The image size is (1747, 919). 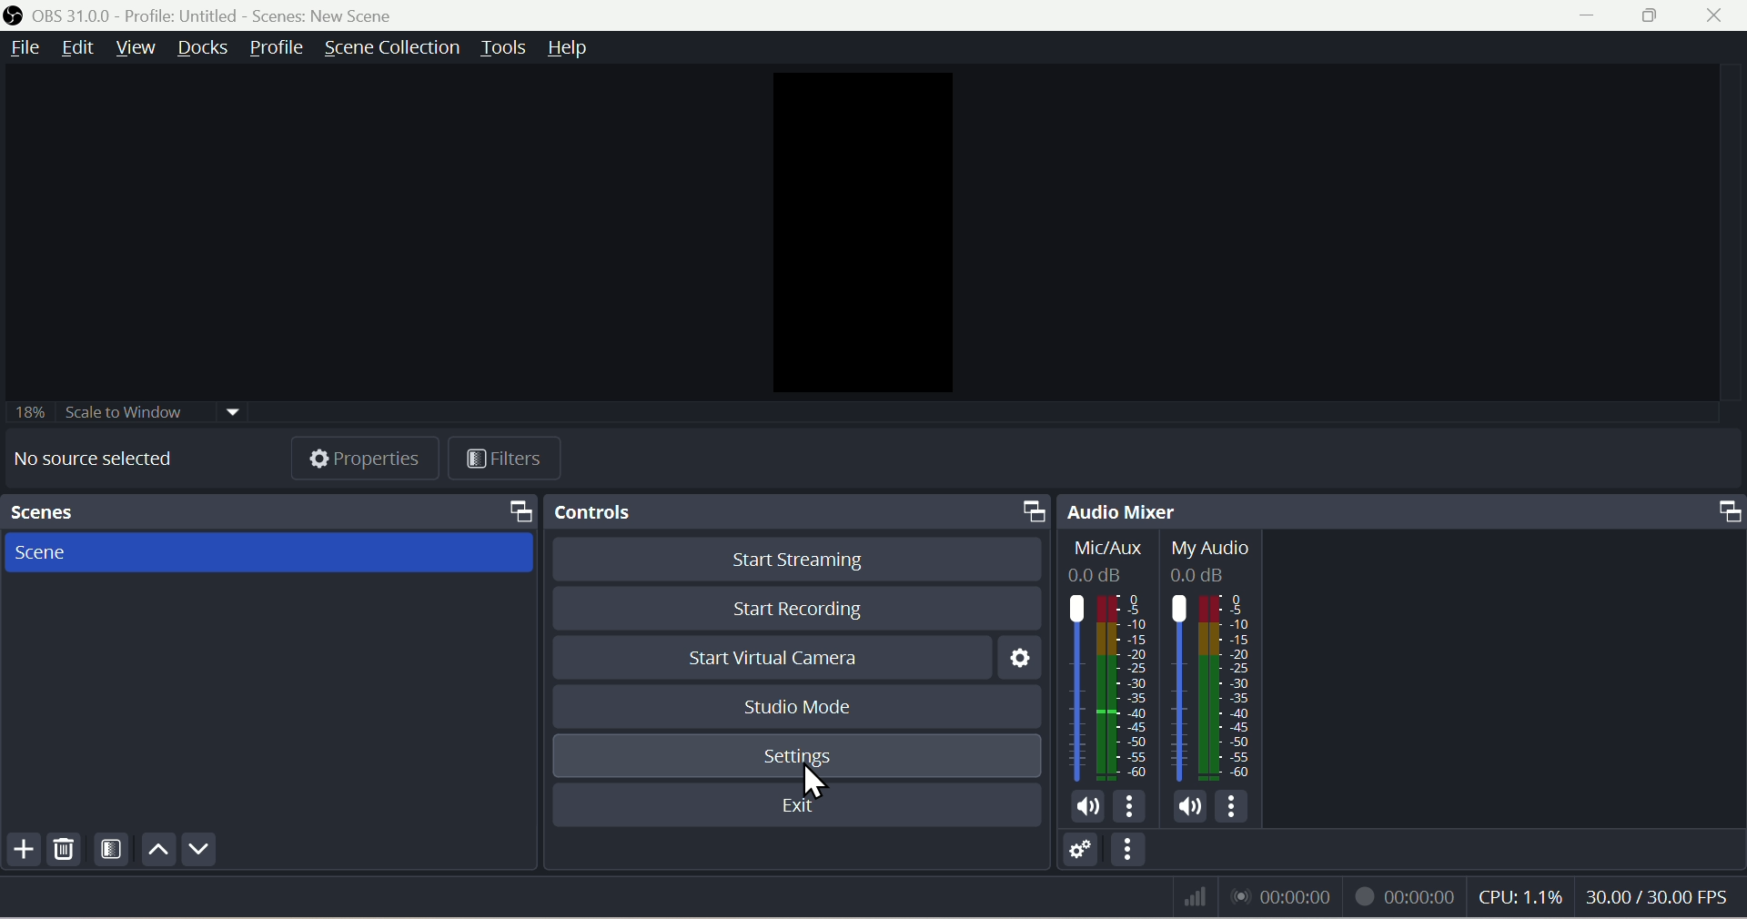 What do you see at coordinates (1664, 897) in the screenshot?
I see `30.00 FPS` at bounding box center [1664, 897].